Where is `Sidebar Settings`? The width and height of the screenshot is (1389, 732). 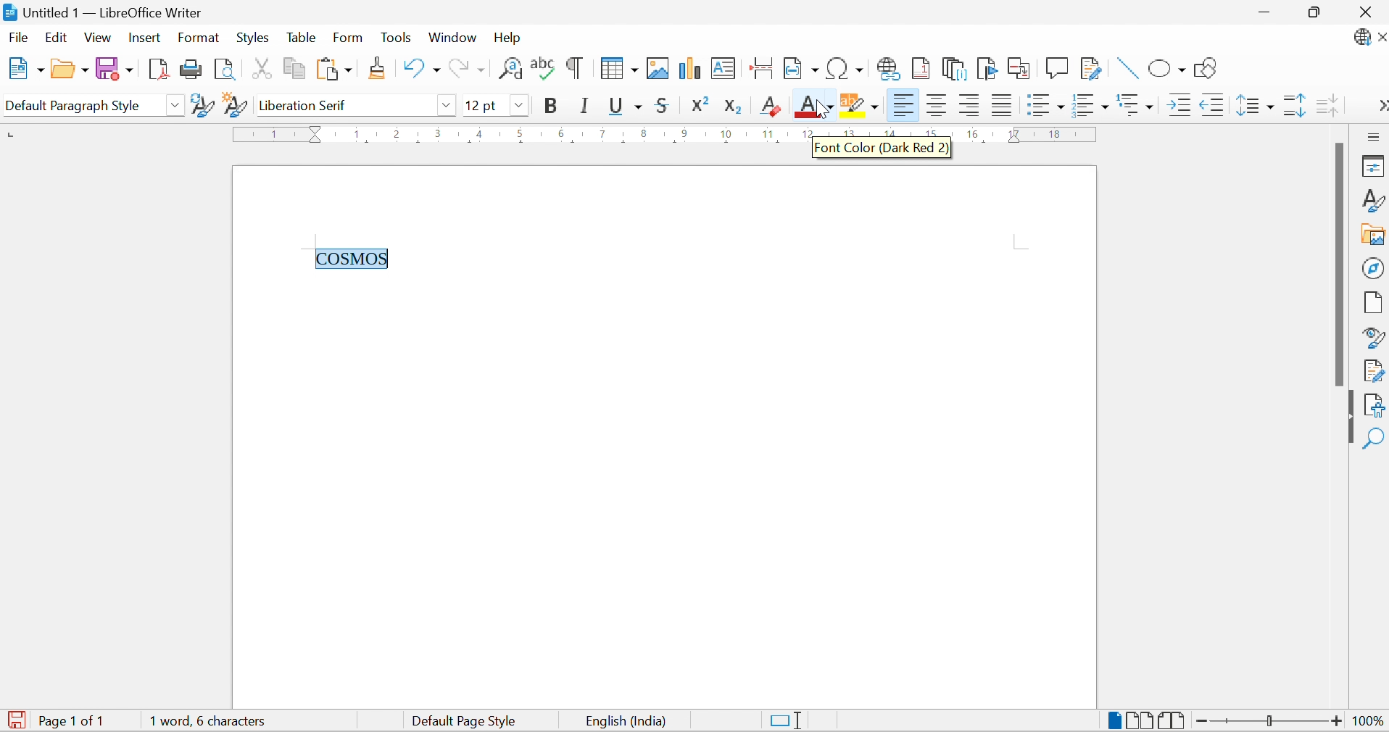 Sidebar Settings is located at coordinates (1373, 137).